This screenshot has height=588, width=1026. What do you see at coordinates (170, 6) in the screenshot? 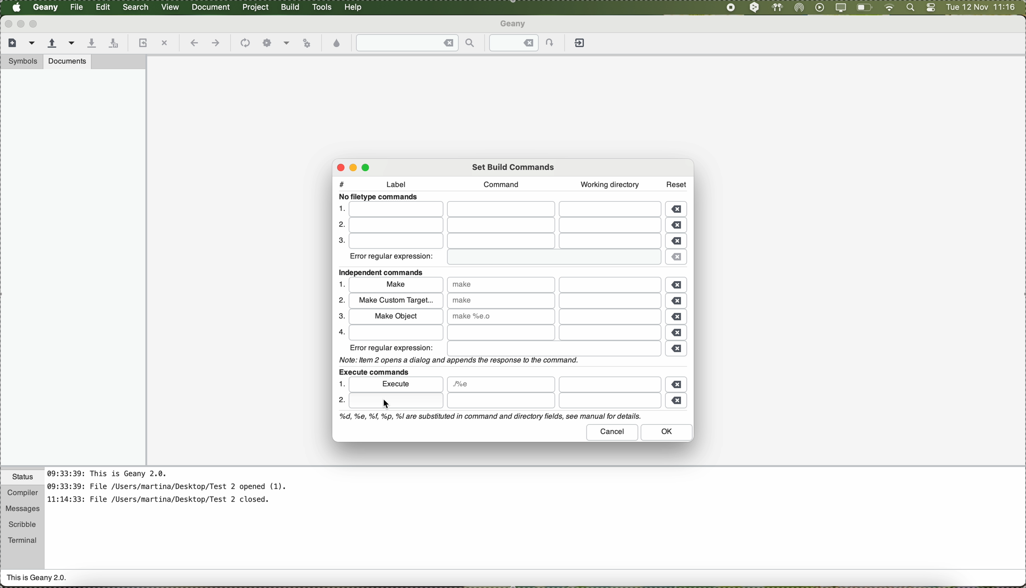
I see `view` at bounding box center [170, 6].